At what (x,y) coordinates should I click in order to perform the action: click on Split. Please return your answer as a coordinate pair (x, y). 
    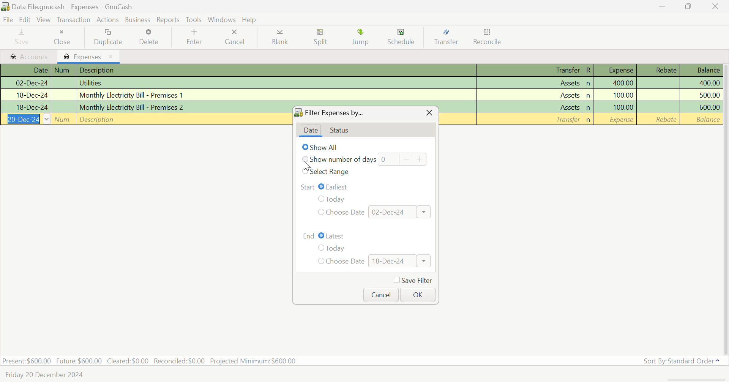
    Looking at the image, I should click on (322, 38).